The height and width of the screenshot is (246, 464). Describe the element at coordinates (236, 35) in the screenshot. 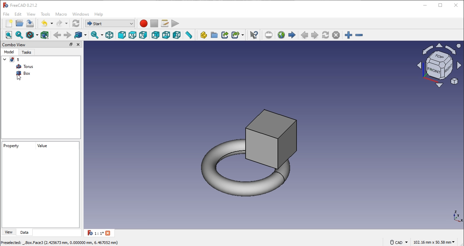

I see `make sublink` at that location.